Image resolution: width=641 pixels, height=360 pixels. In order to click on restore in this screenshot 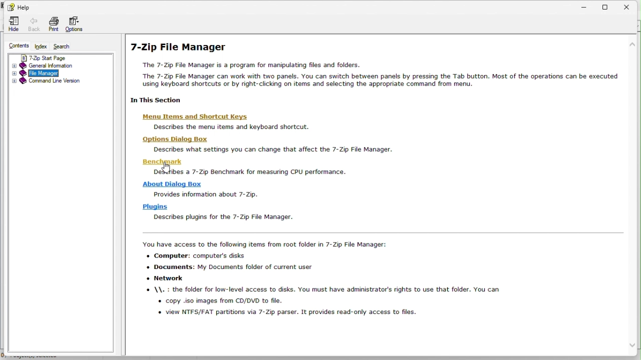, I will do `click(607, 6)`.